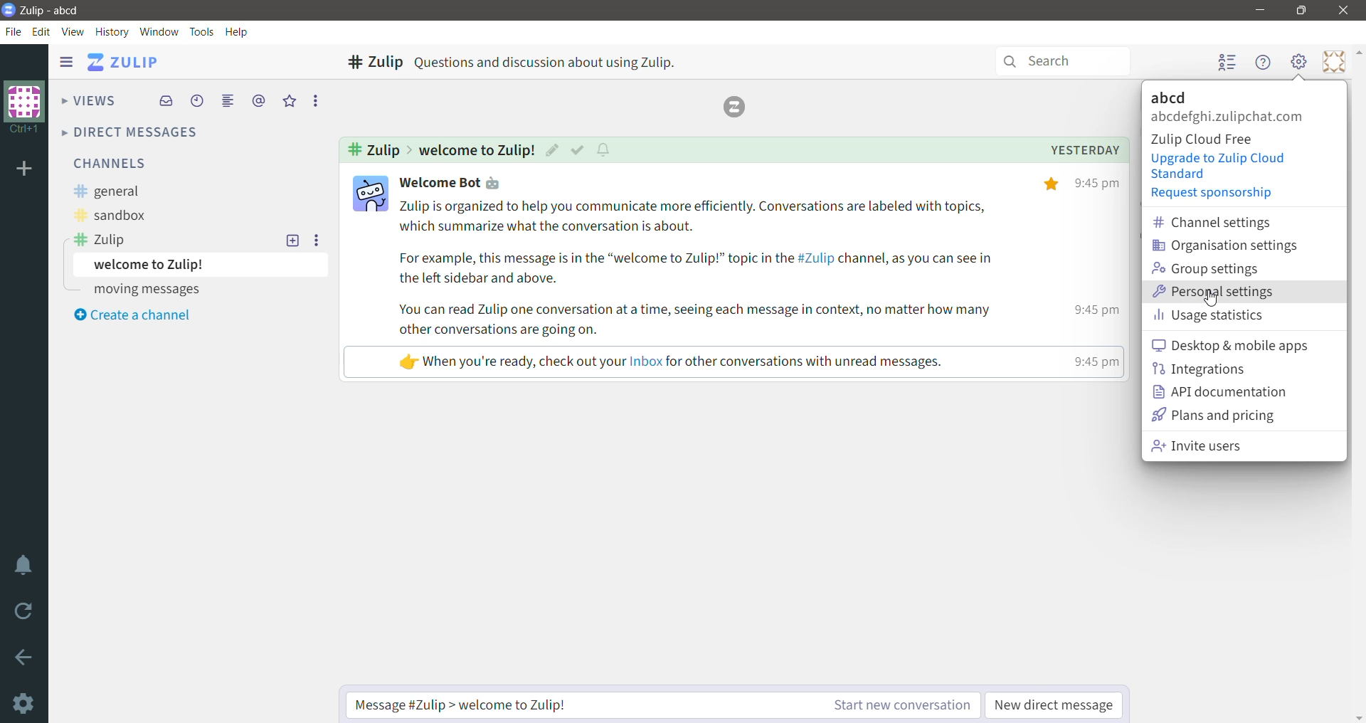 The height and width of the screenshot is (723, 1366). What do you see at coordinates (1209, 316) in the screenshot?
I see `Usage statistics` at bounding box center [1209, 316].